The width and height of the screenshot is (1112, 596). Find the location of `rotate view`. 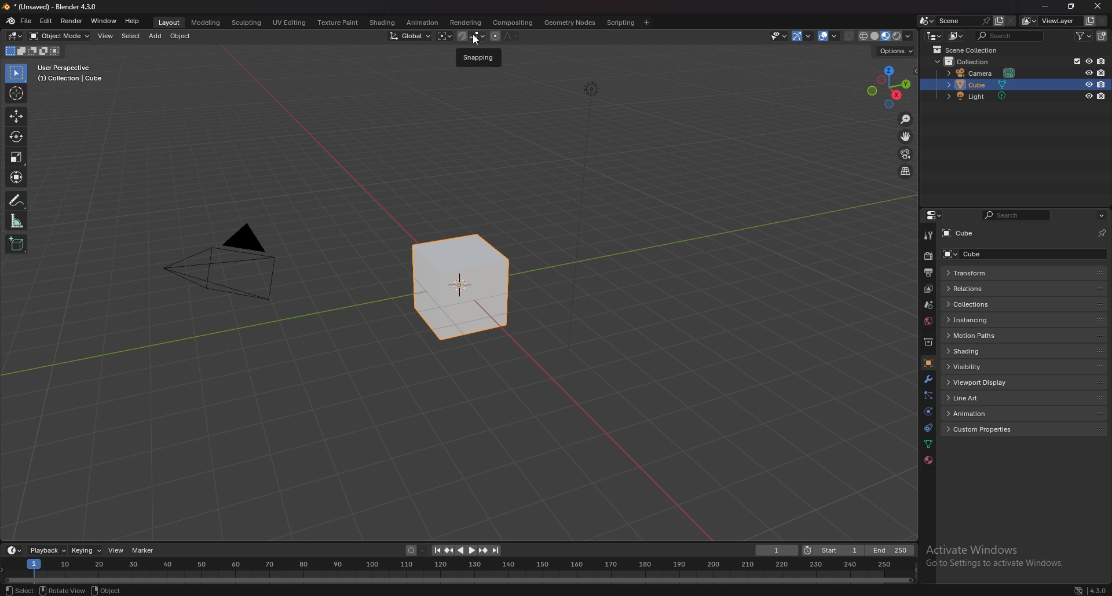

rotate view is located at coordinates (61, 590).